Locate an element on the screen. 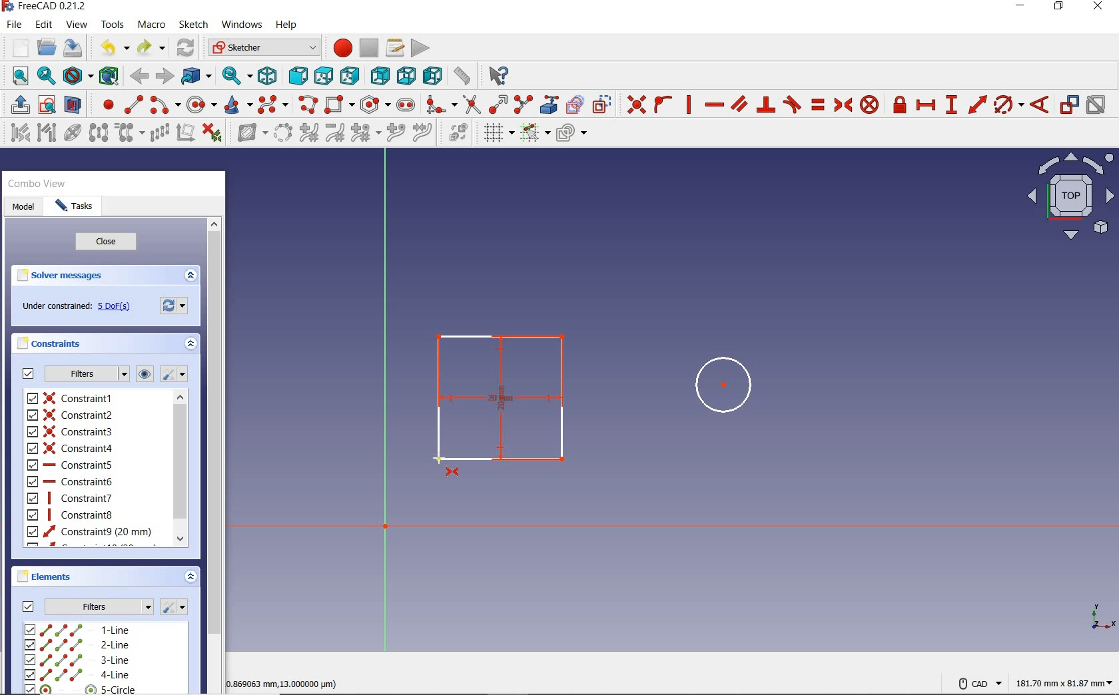 This screenshot has width=1119, height=695. constraint5 is located at coordinates (70, 465).